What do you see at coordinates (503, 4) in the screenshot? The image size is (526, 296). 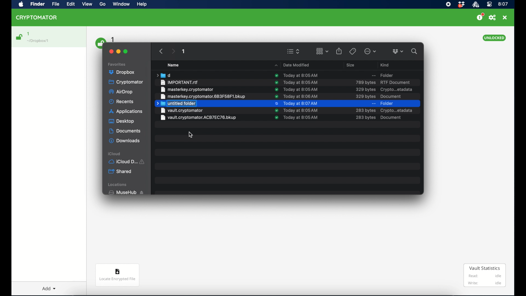 I see `time` at bounding box center [503, 4].